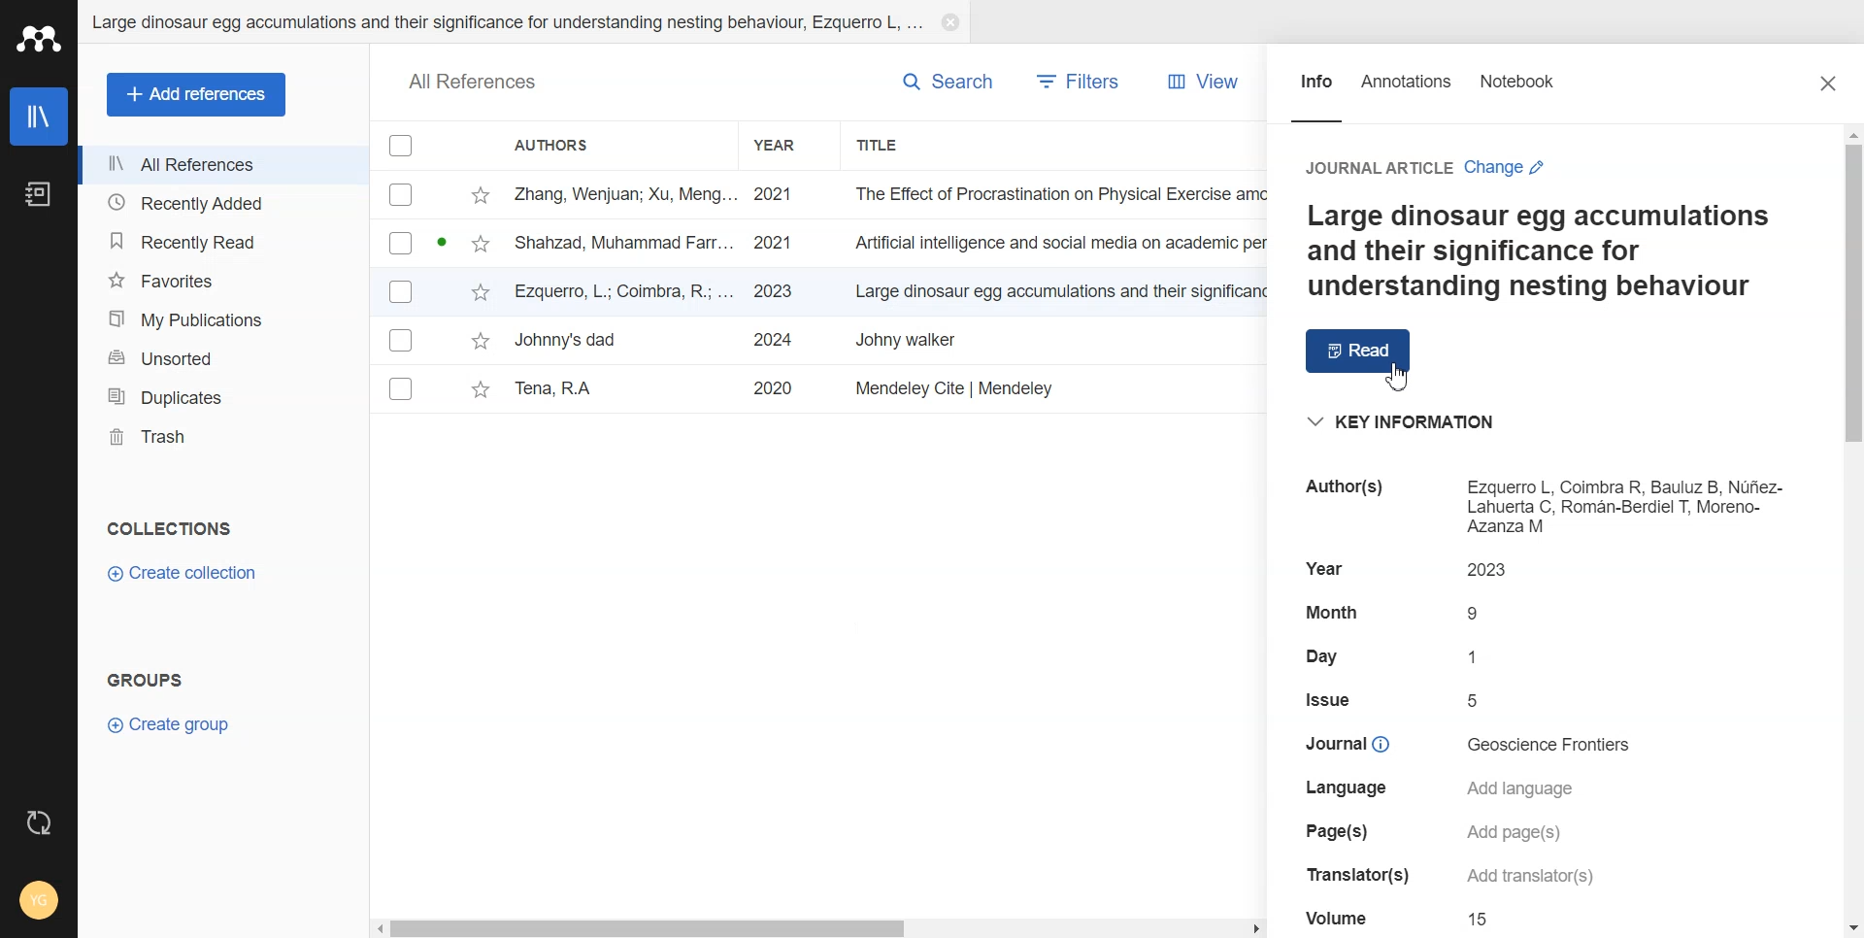  What do you see at coordinates (560, 147) in the screenshot?
I see `Authors` at bounding box center [560, 147].